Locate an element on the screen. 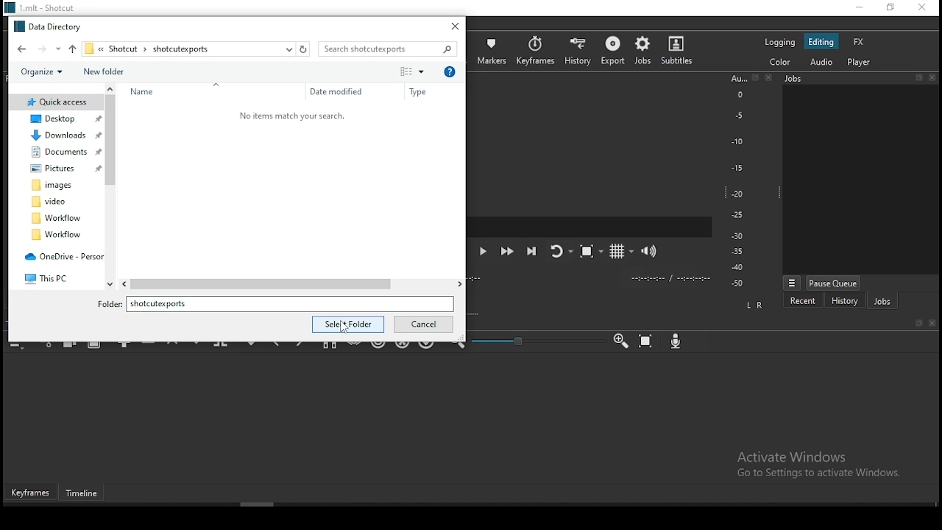 The image size is (942, 530). logging is located at coordinates (779, 42).